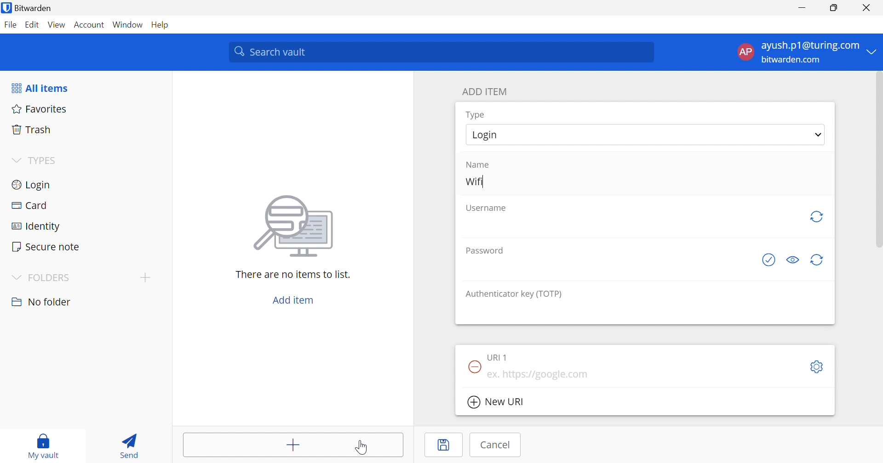 Image resolution: width=883 pixels, height=463 pixels. Describe the element at coordinates (816, 216) in the screenshot. I see `Regenerate username` at that location.